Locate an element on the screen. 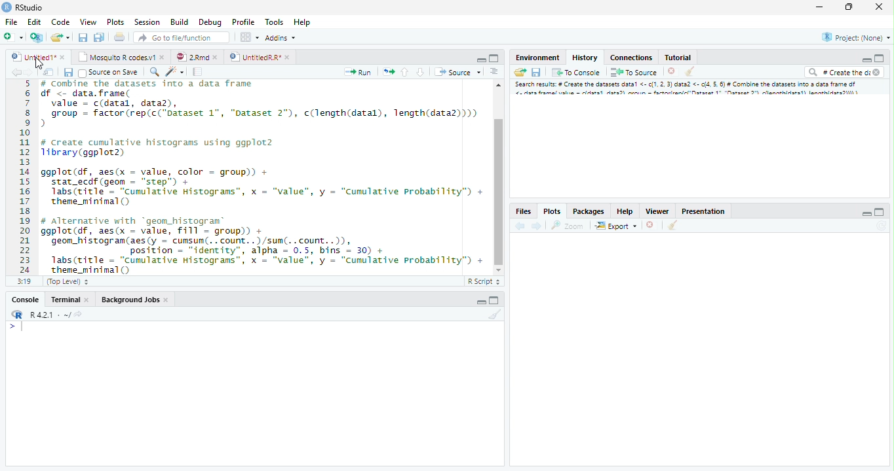  Export is located at coordinates (616, 226).